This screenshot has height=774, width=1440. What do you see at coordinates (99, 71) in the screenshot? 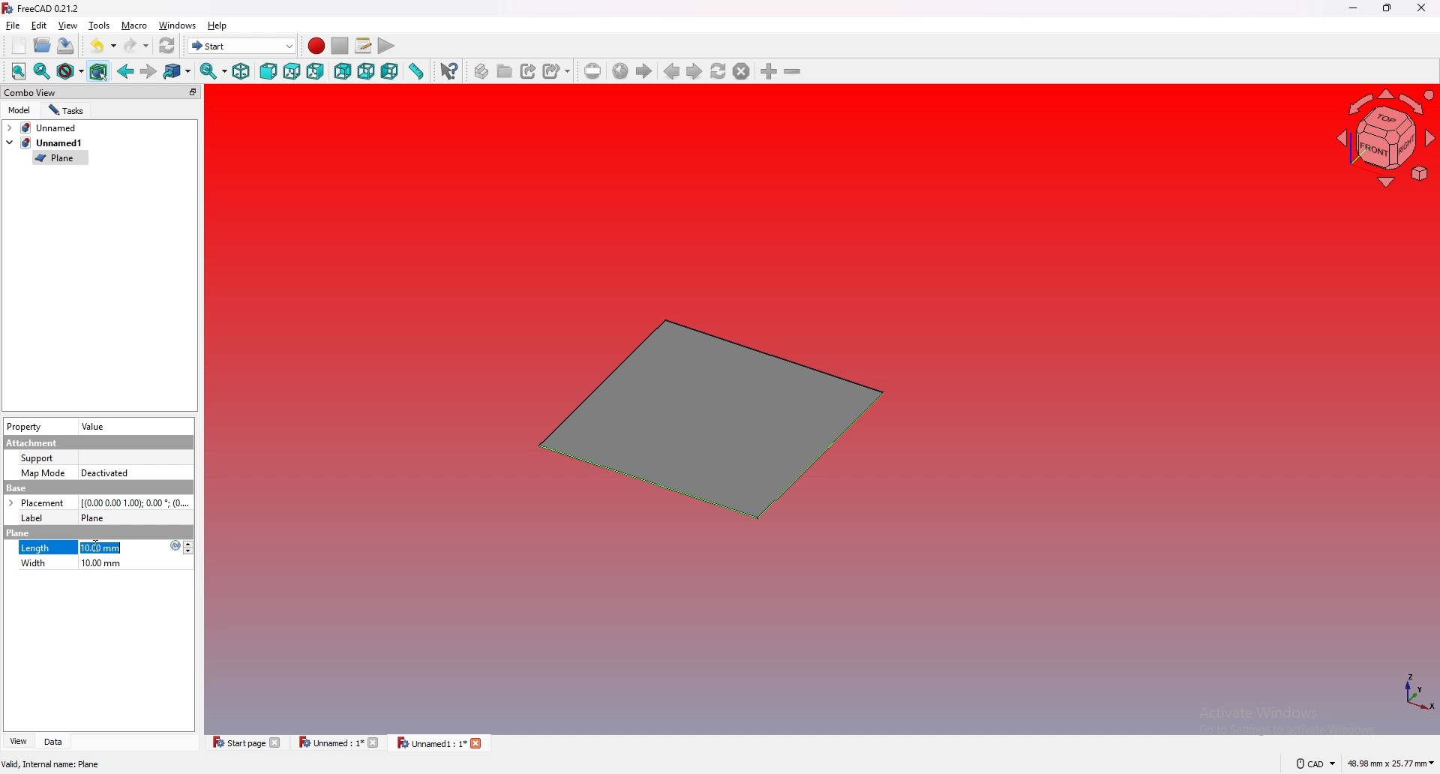
I see `bounding box` at bounding box center [99, 71].